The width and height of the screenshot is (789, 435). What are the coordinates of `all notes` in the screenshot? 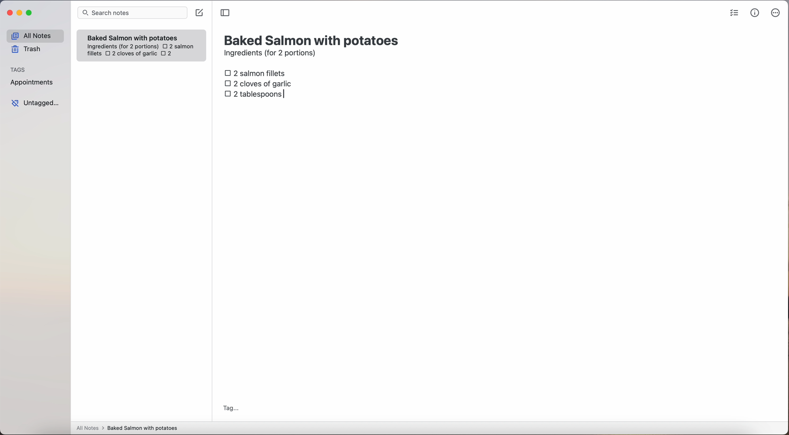 It's located at (35, 36).